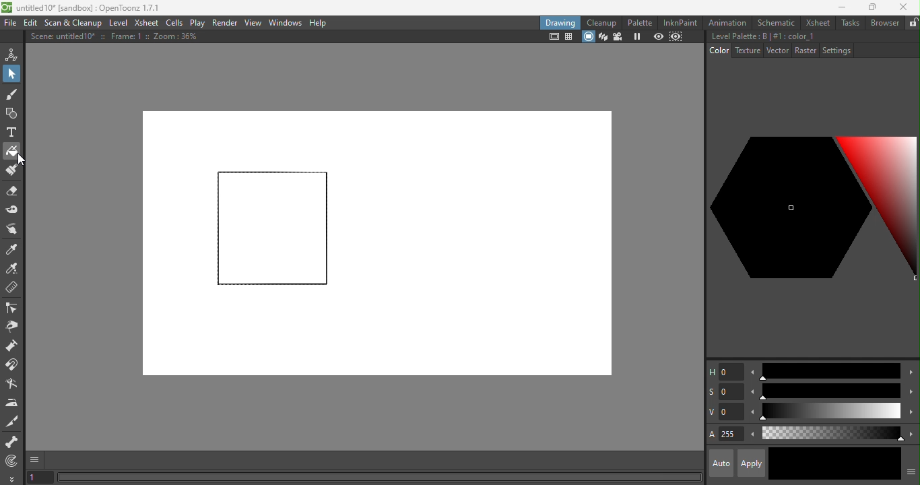 This screenshot has width=920, height=485. Describe the element at coordinates (286, 22) in the screenshot. I see `Windows` at that location.